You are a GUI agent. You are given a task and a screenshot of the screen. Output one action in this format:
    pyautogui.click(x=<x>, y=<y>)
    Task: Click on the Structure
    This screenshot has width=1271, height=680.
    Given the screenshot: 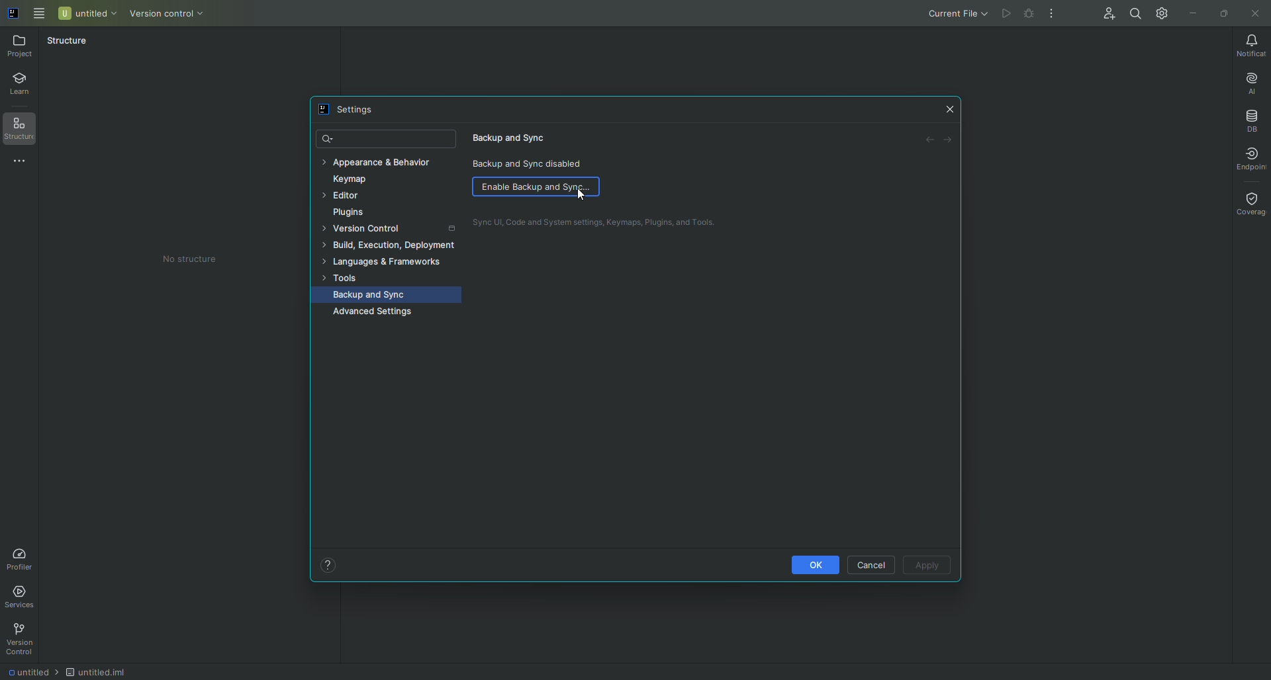 What is the action you would take?
    pyautogui.click(x=68, y=40)
    